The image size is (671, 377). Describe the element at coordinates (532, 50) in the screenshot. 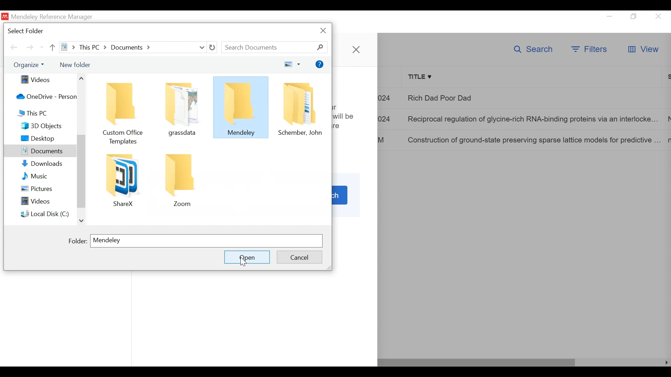

I see `Search` at that location.